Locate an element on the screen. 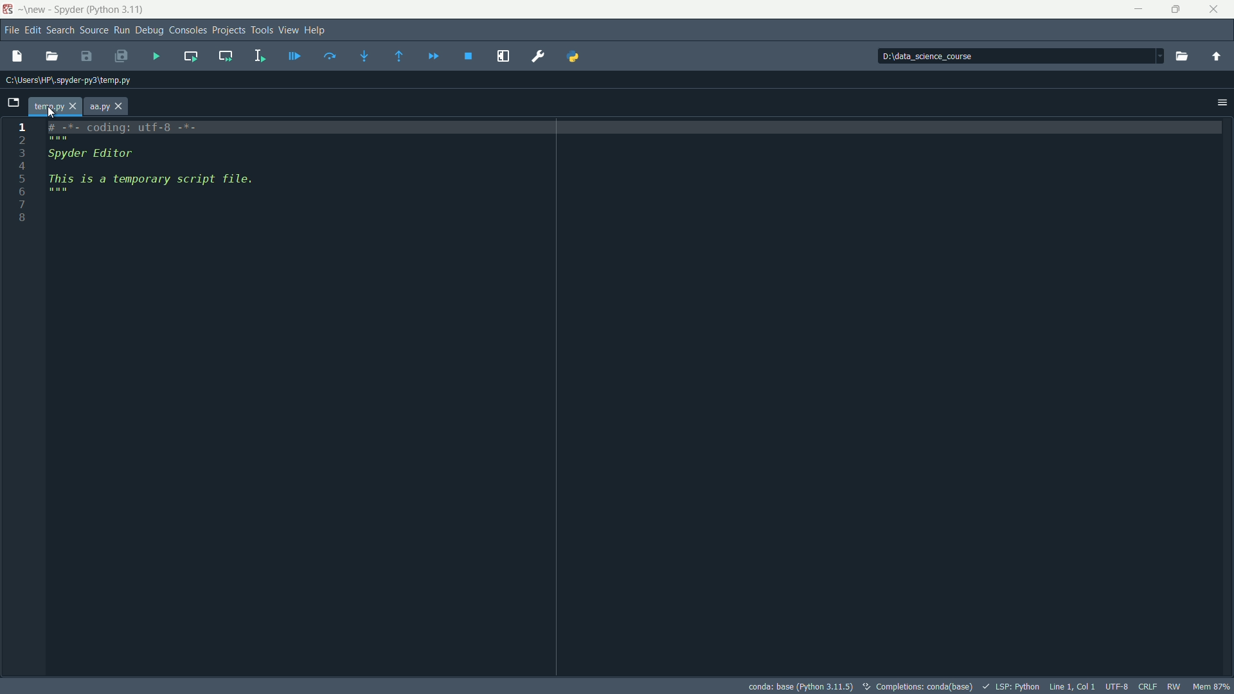 The image size is (1234, 694). run file is located at coordinates (157, 57).